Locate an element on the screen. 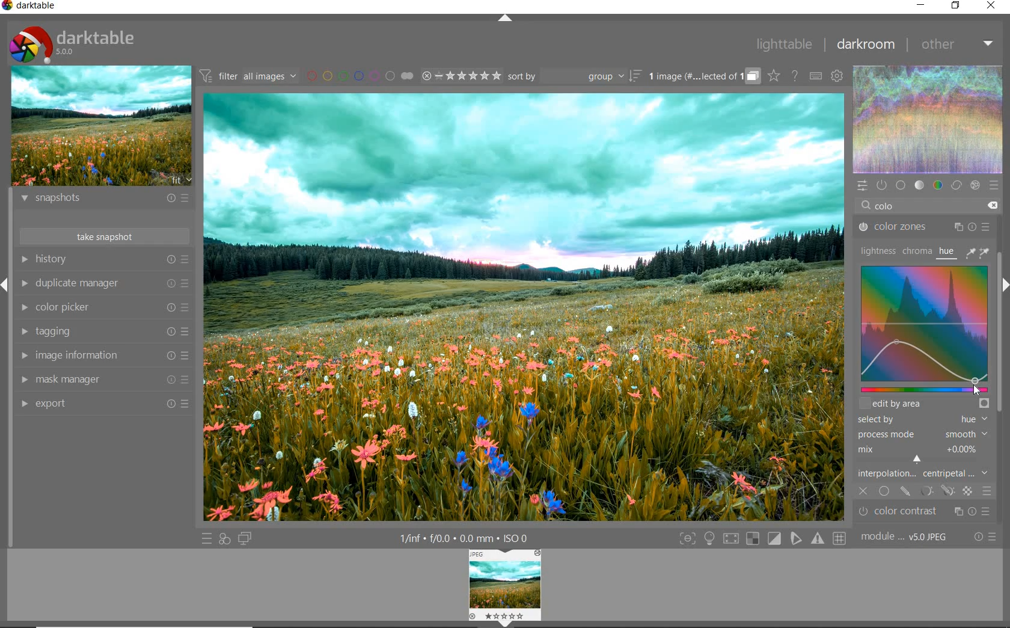 This screenshot has width=1010, height=628. edit by area is located at coordinates (924, 403).